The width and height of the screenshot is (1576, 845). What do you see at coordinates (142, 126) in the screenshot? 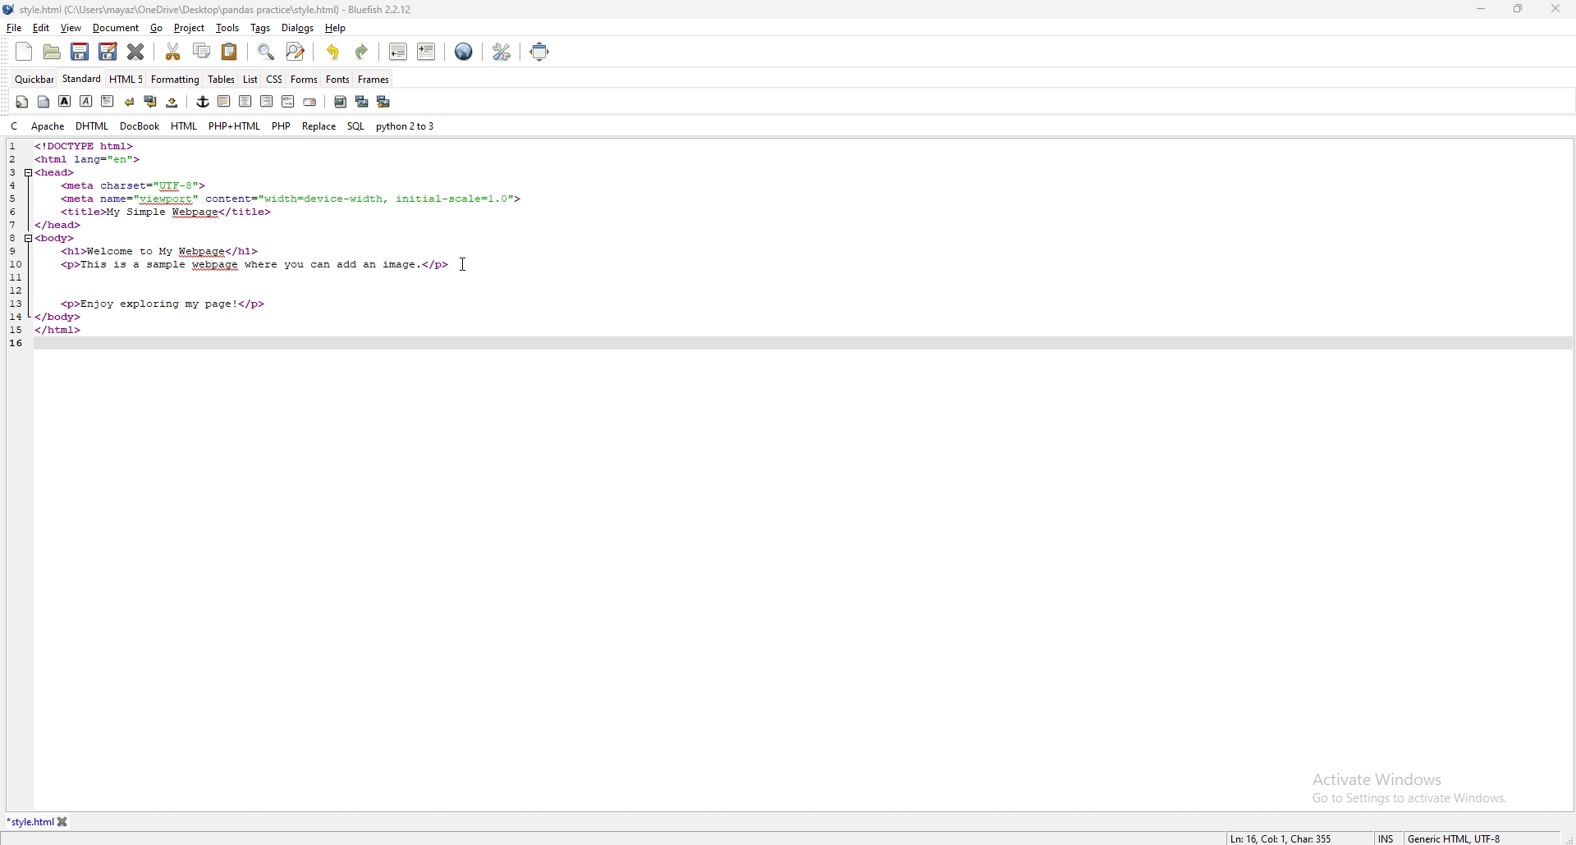
I see `docbook` at bounding box center [142, 126].